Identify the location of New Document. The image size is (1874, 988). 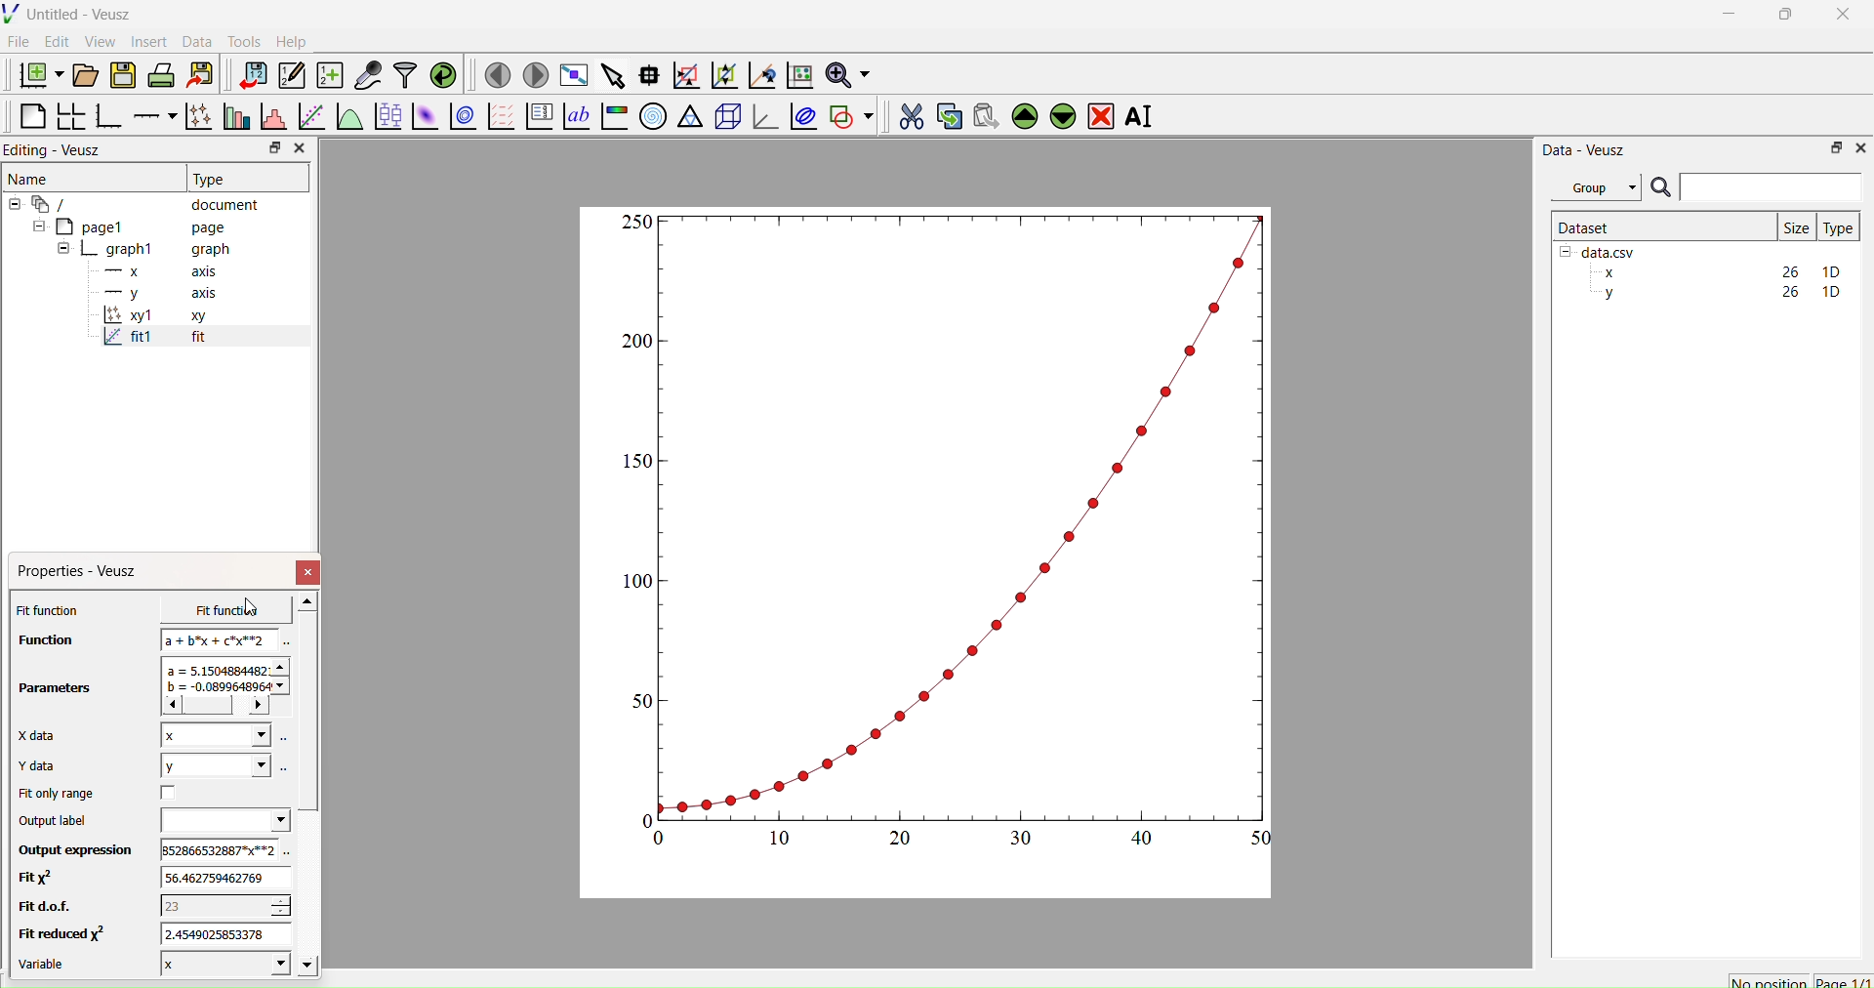
(36, 72).